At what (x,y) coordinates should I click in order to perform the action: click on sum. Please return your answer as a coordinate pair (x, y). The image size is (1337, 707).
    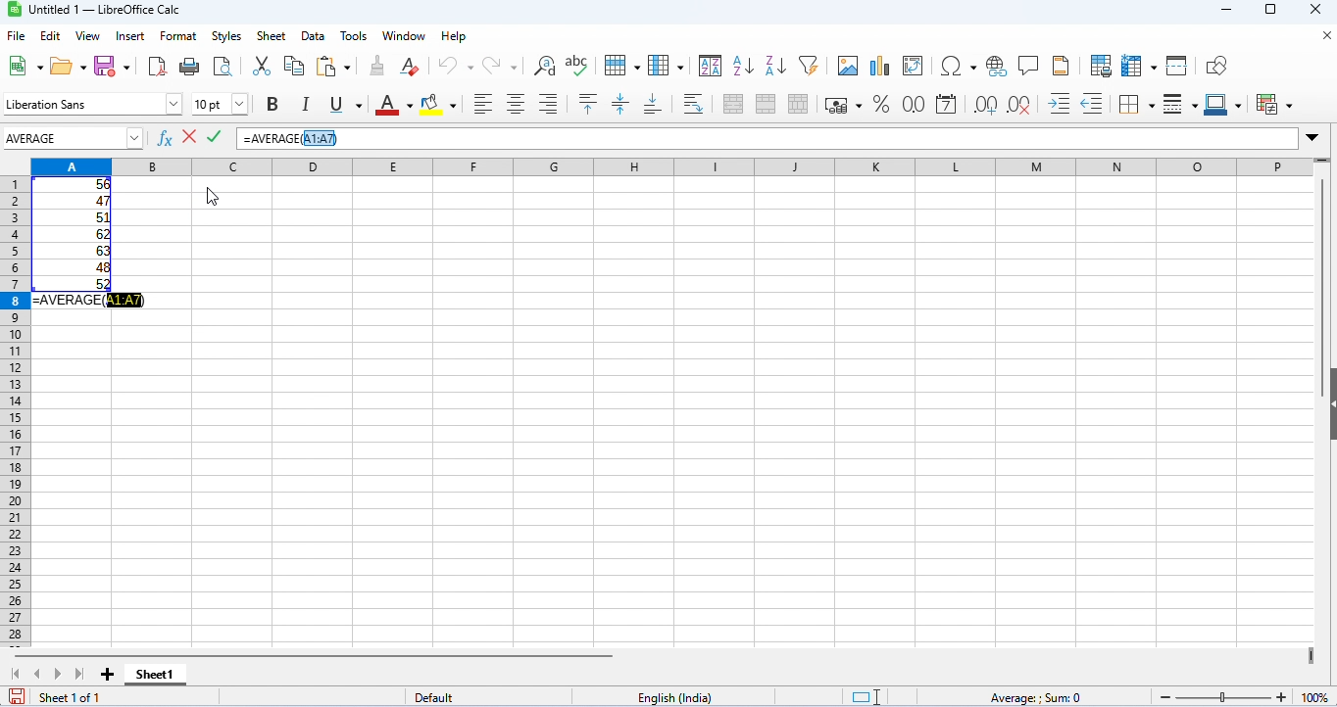
    Looking at the image, I should click on (668, 165).